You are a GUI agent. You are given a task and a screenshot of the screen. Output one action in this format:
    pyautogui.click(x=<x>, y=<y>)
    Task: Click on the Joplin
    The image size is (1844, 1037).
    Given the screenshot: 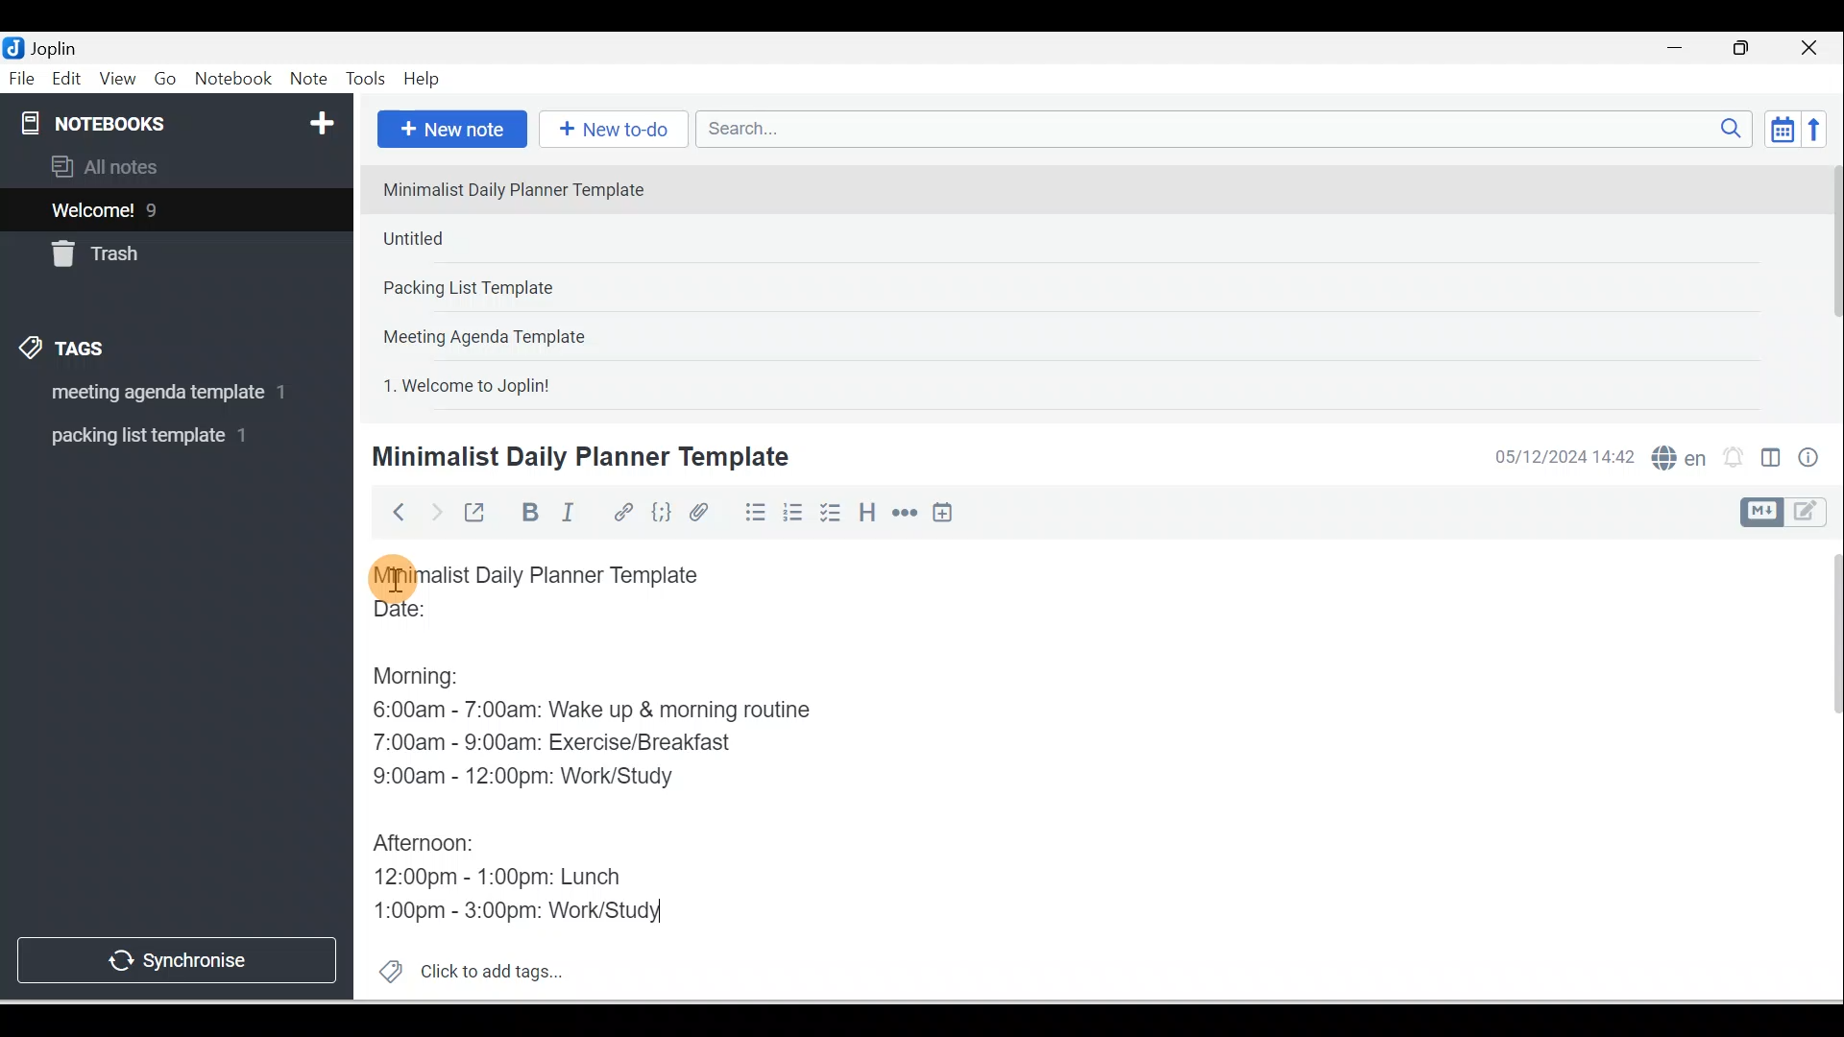 What is the action you would take?
    pyautogui.click(x=59, y=46)
    